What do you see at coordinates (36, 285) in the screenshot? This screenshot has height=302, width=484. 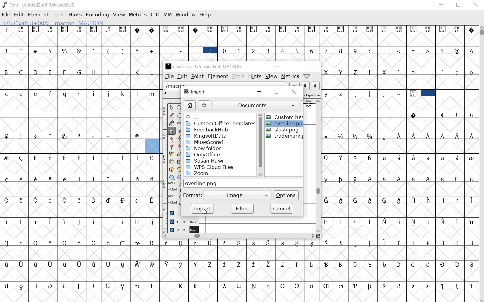 I see `Symbol` at bounding box center [36, 285].